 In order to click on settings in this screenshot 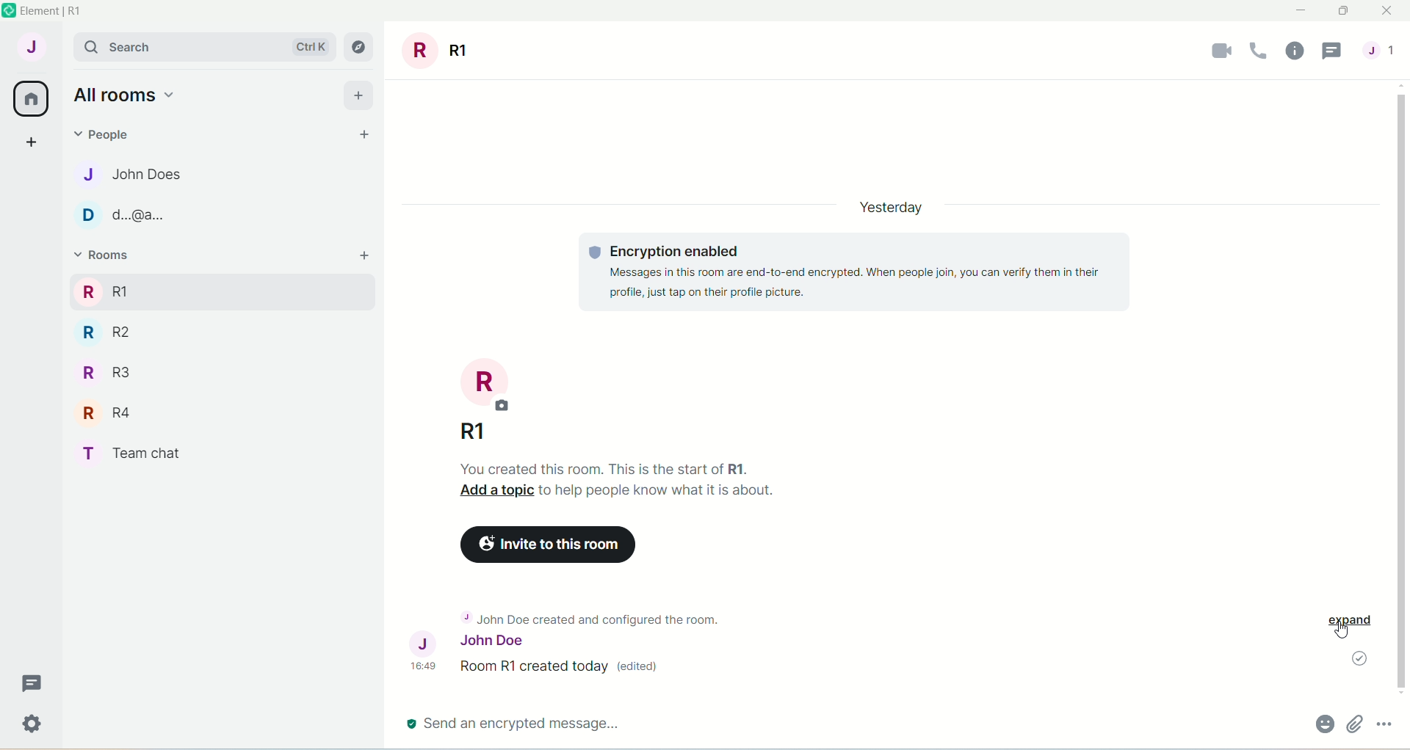, I will do `click(32, 724)`.